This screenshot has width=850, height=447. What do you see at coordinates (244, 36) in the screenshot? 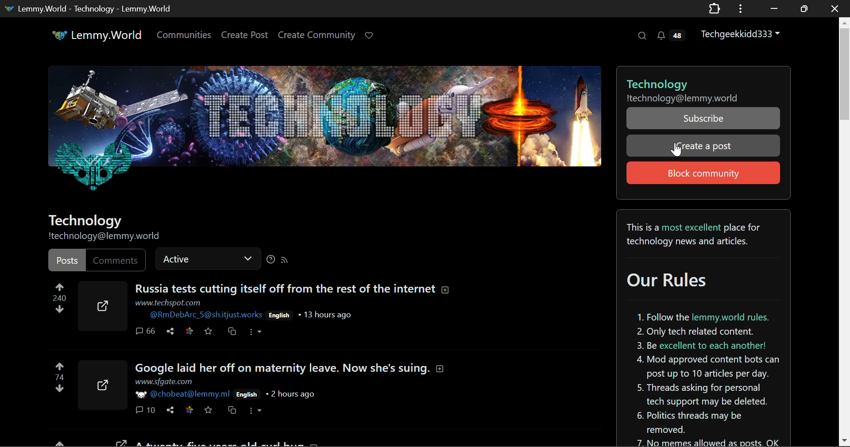
I see `Create Post` at bounding box center [244, 36].